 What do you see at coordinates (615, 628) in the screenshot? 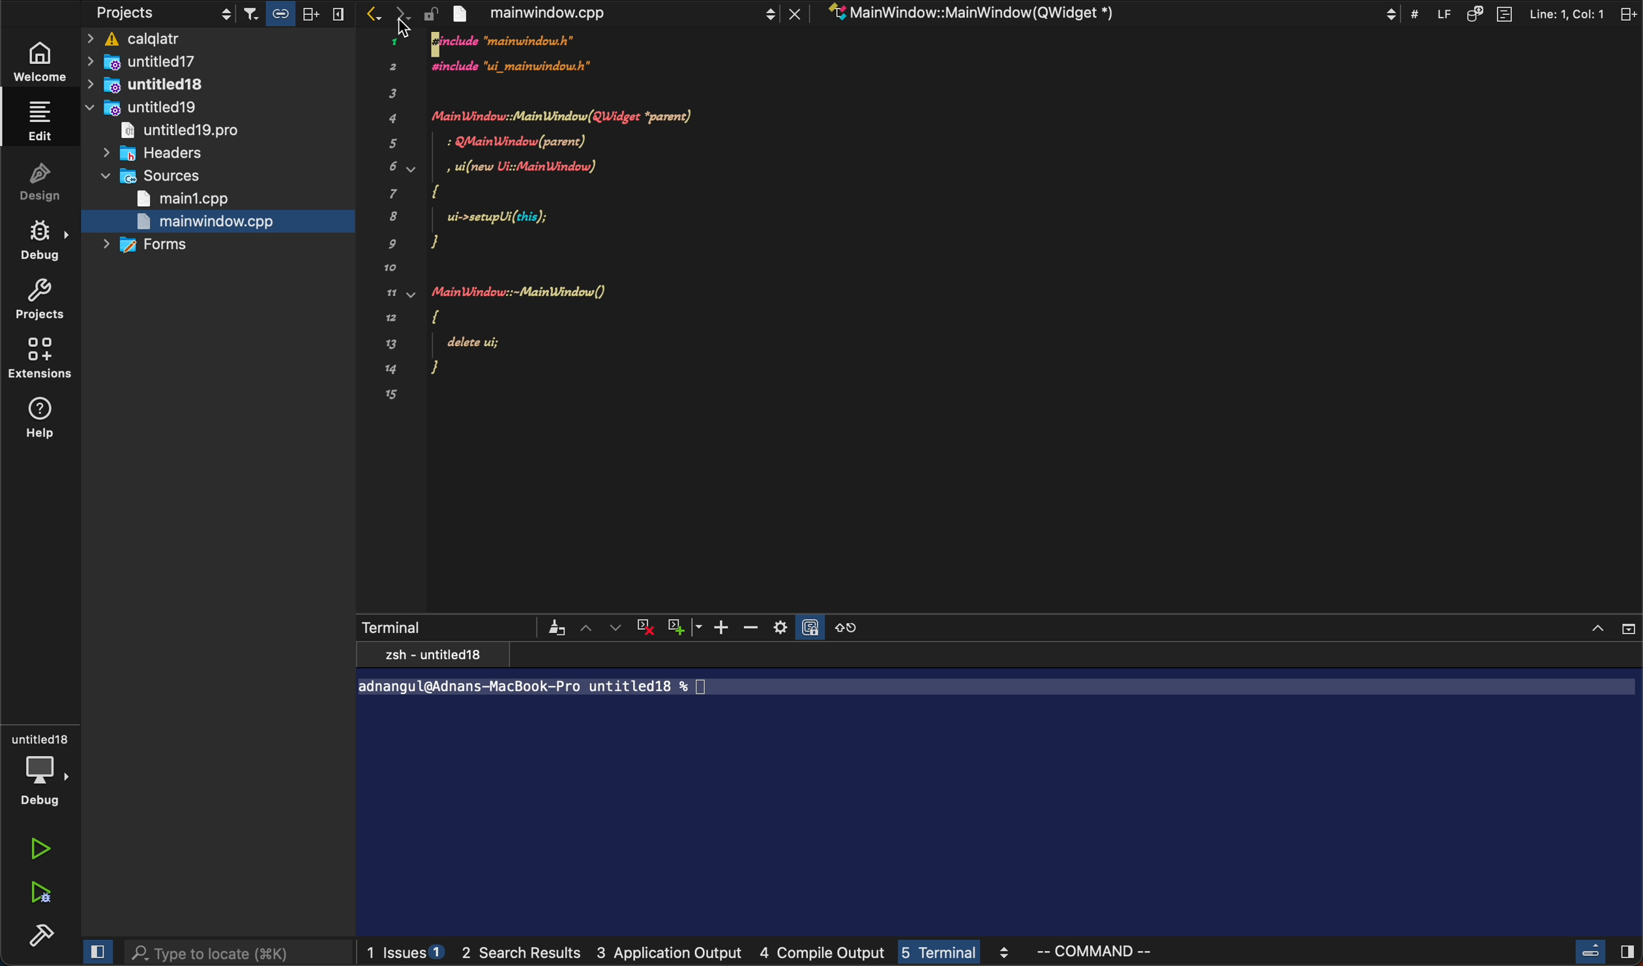
I see `arrow down` at bounding box center [615, 628].